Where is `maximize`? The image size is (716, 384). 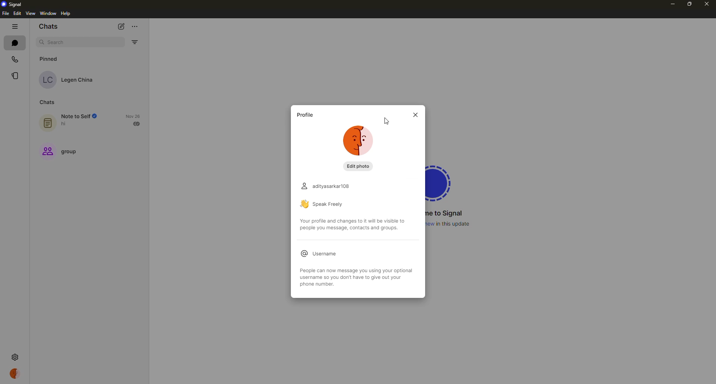 maximize is located at coordinates (688, 4).